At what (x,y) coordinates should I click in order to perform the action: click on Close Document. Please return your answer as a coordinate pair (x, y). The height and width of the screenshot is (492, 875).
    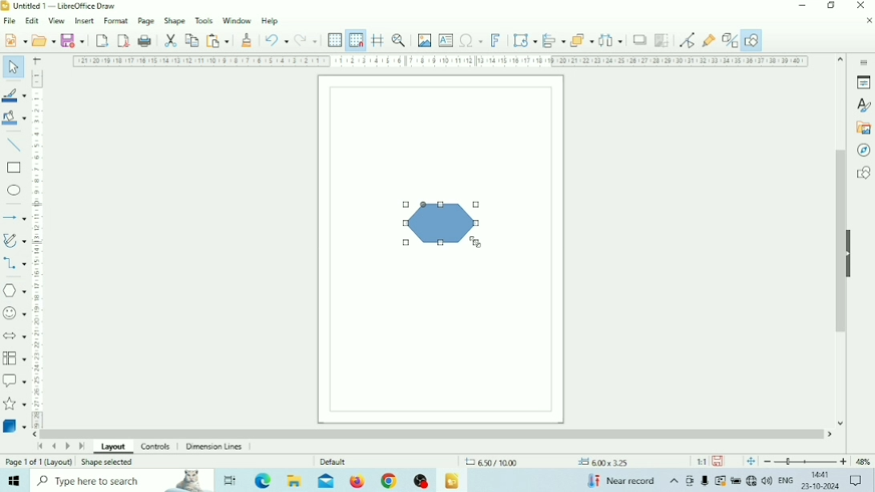
    Looking at the image, I should click on (869, 20).